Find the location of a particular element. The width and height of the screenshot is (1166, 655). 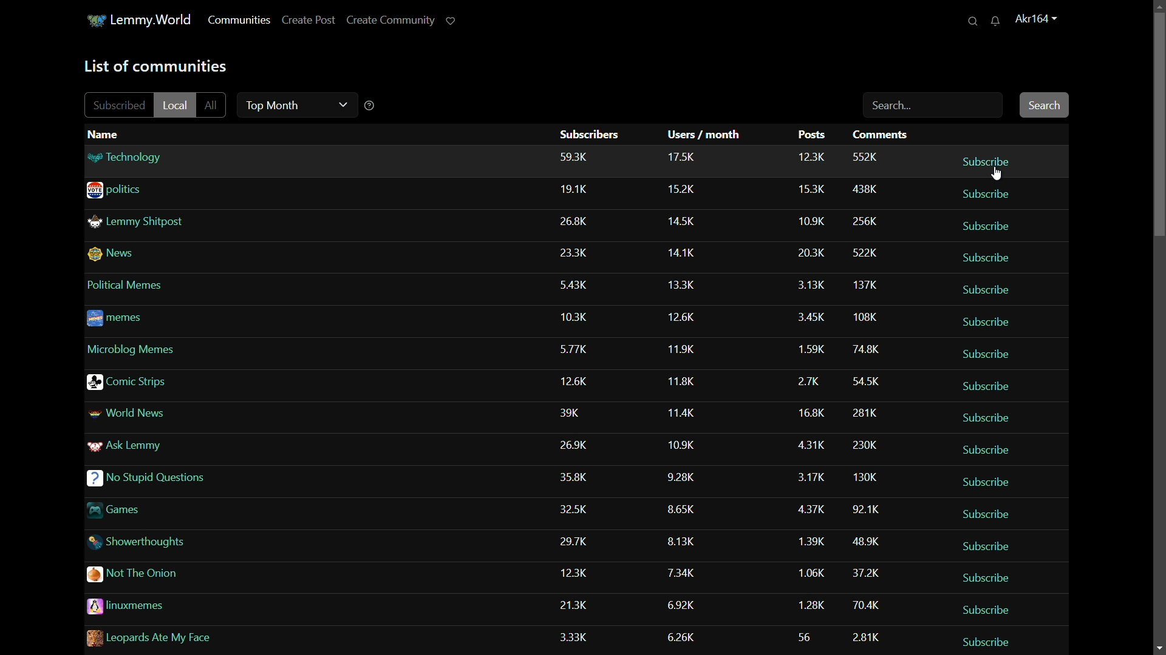

 is located at coordinates (810, 253).